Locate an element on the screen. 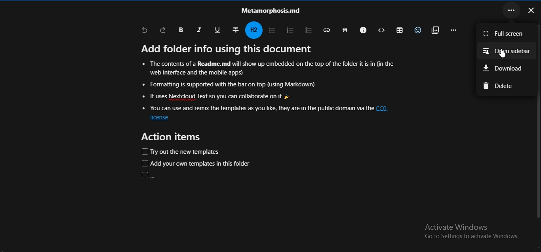 This screenshot has width=541, height=252. insert emoji is located at coordinates (418, 30).